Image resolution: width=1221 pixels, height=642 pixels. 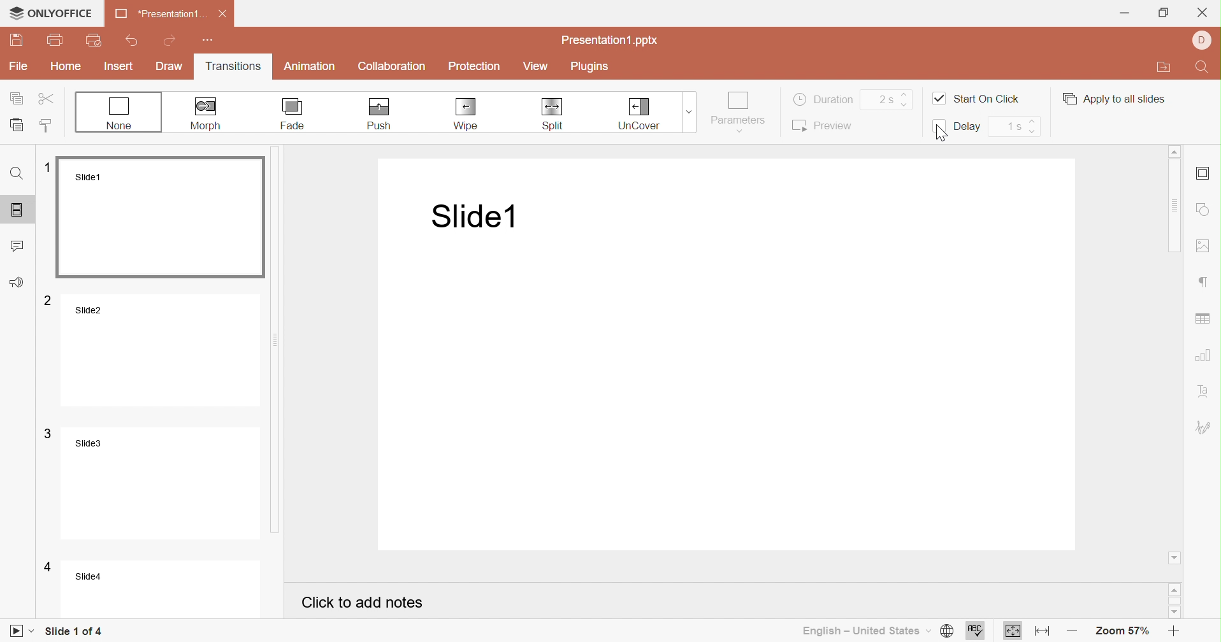 I want to click on 2s, so click(x=893, y=98).